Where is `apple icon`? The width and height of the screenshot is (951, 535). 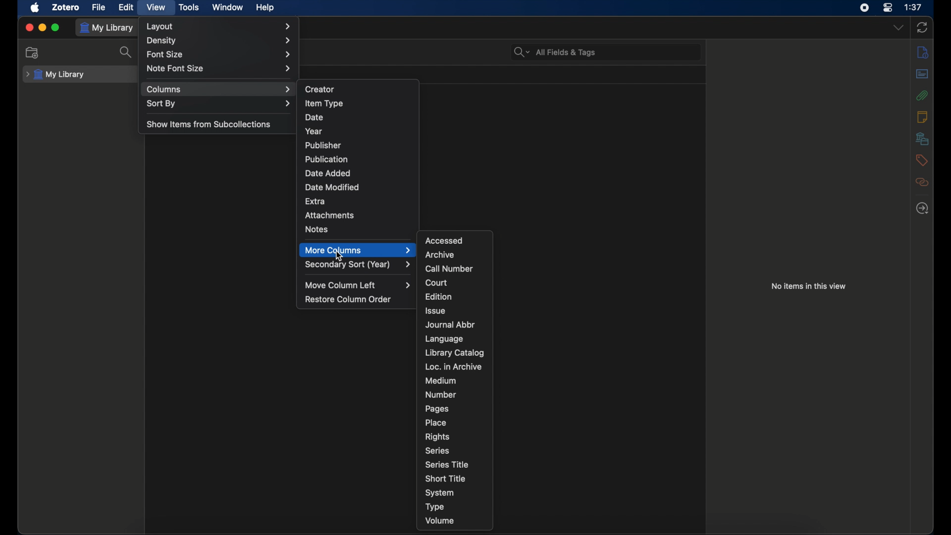 apple icon is located at coordinates (35, 8).